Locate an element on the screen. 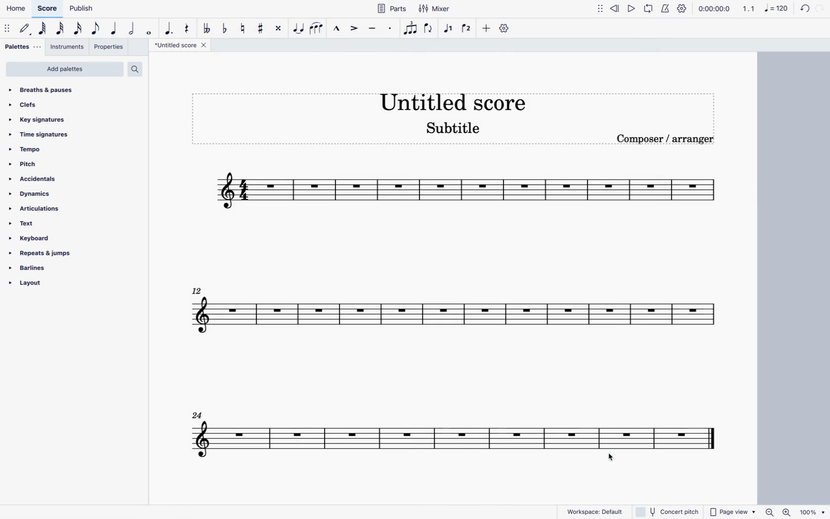 Image resolution: width=830 pixels, height=519 pixels. tuplet is located at coordinates (411, 28).